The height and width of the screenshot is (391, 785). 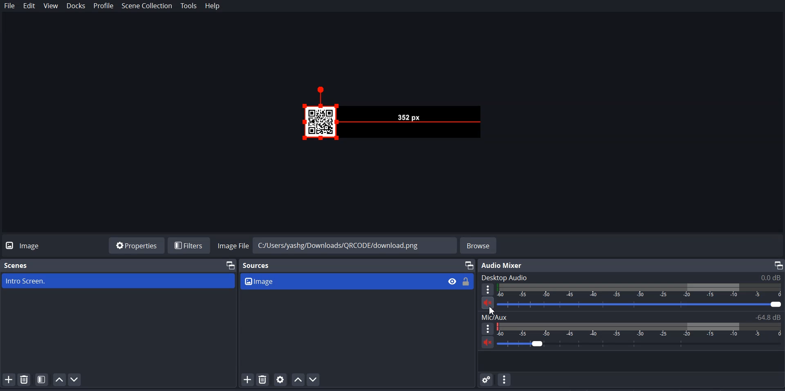 What do you see at coordinates (504, 380) in the screenshot?
I see `Audio Mixer Menu` at bounding box center [504, 380].